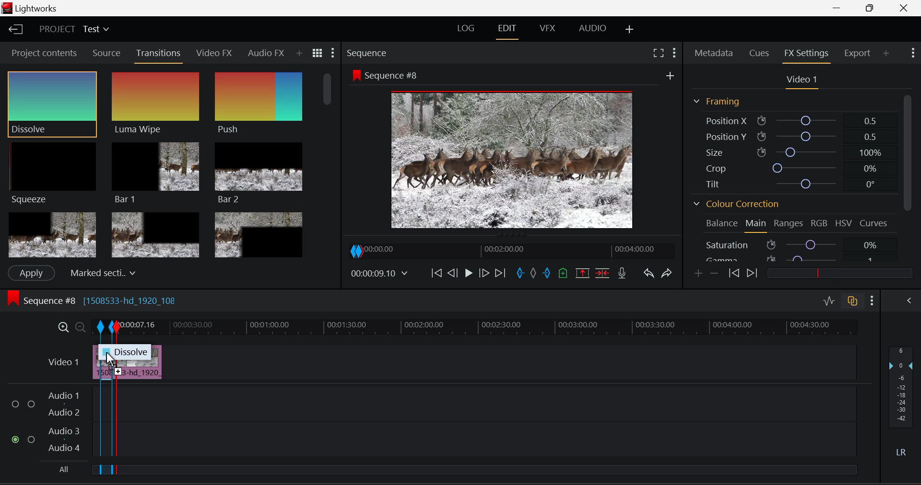  I want to click on Record Voiceover, so click(623, 273).